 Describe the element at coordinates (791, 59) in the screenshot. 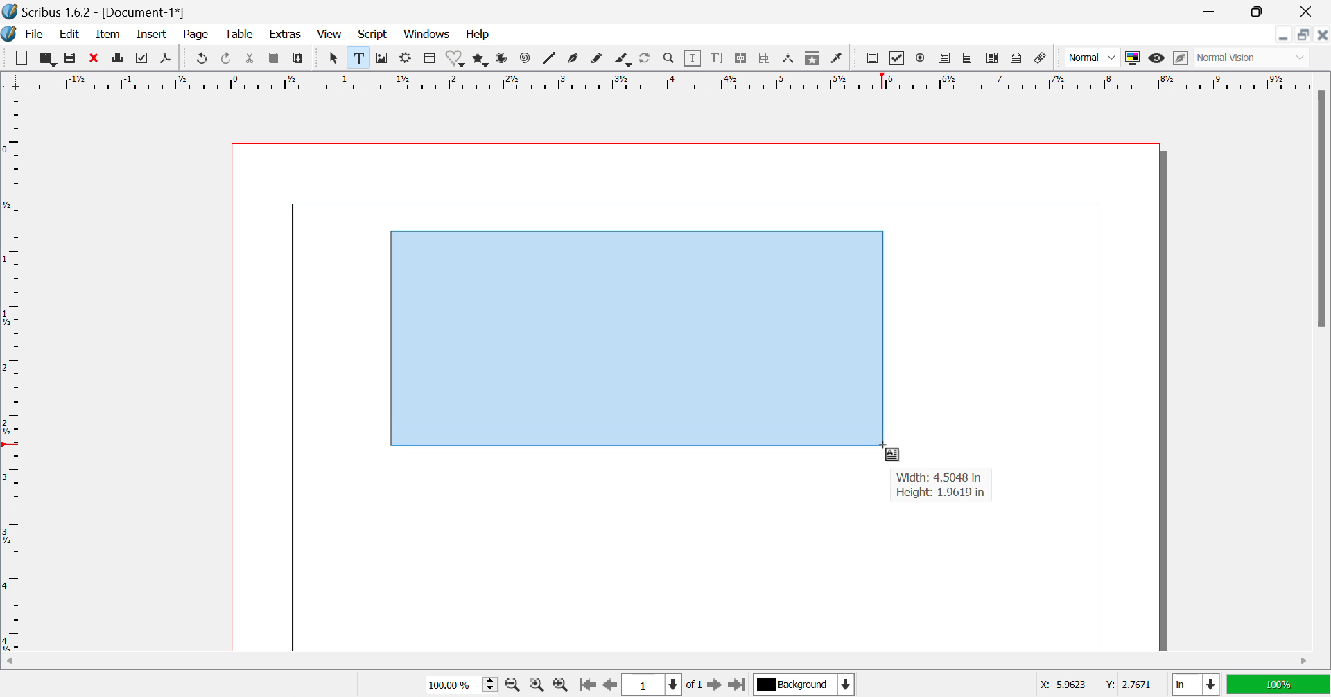

I see `Measurements` at that location.